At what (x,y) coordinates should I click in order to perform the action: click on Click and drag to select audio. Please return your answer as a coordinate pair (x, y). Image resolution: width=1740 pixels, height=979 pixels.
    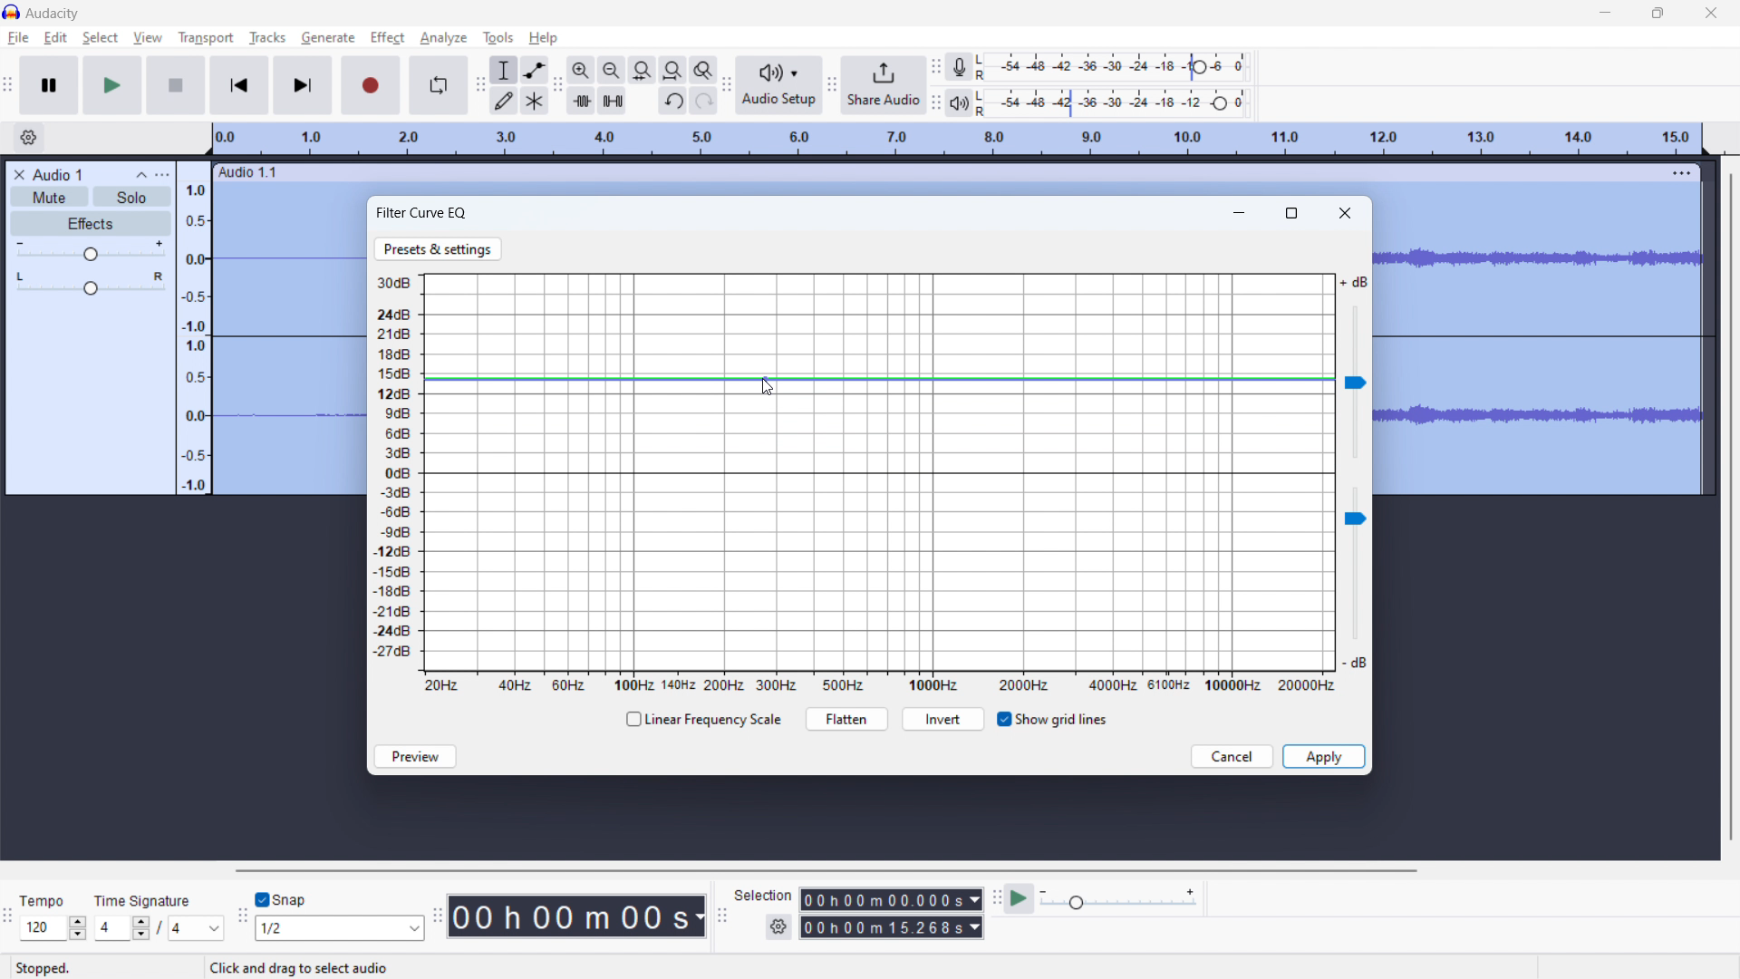
    Looking at the image, I should click on (297, 967).